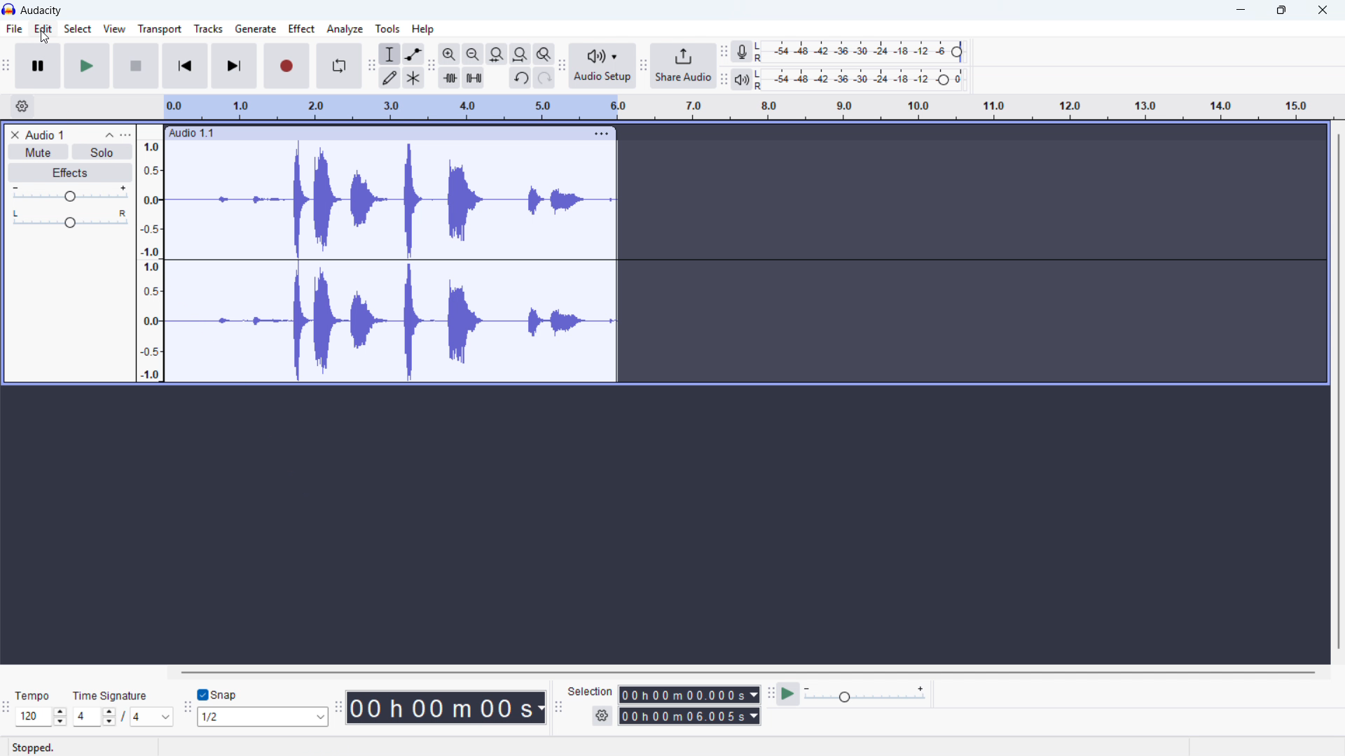 The height and width of the screenshot is (756, 1345). What do you see at coordinates (684, 66) in the screenshot?
I see `share audio` at bounding box center [684, 66].